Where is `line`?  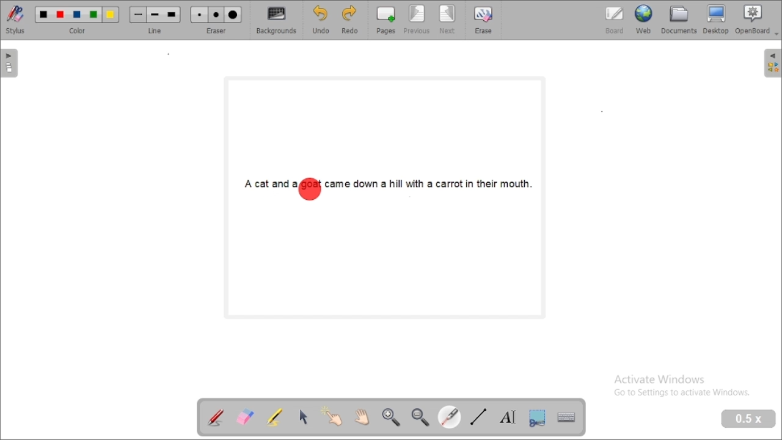
line is located at coordinates (155, 21).